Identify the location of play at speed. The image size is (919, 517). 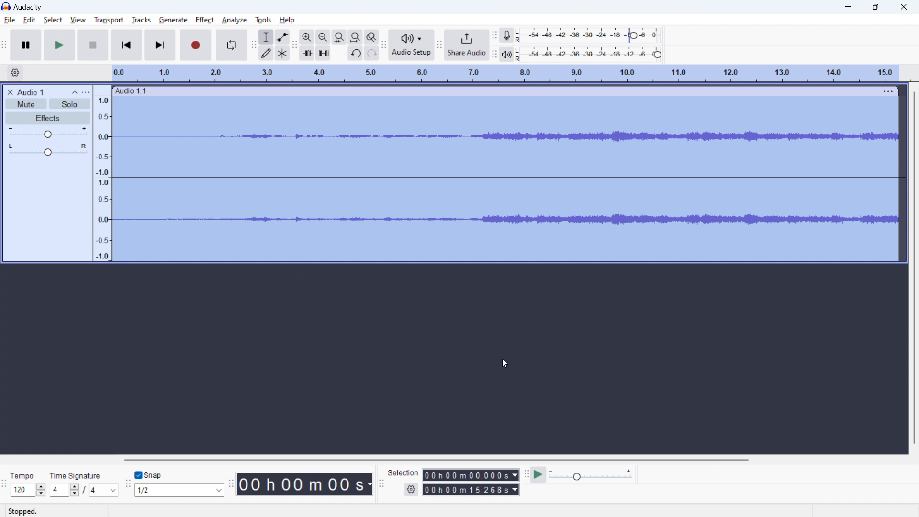
(538, 474).